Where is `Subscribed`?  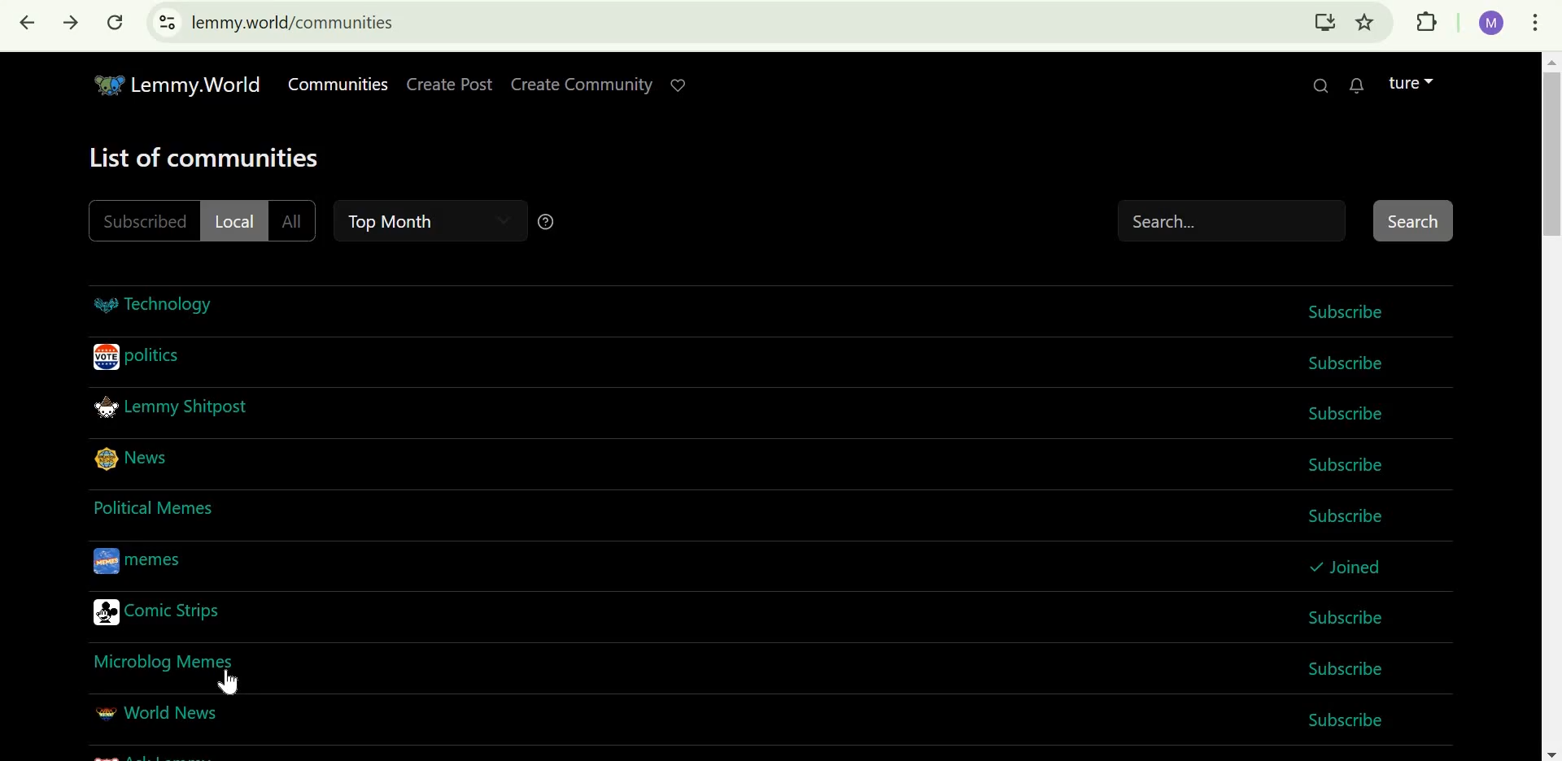
Subscribed is located at coordinates (144, 220).